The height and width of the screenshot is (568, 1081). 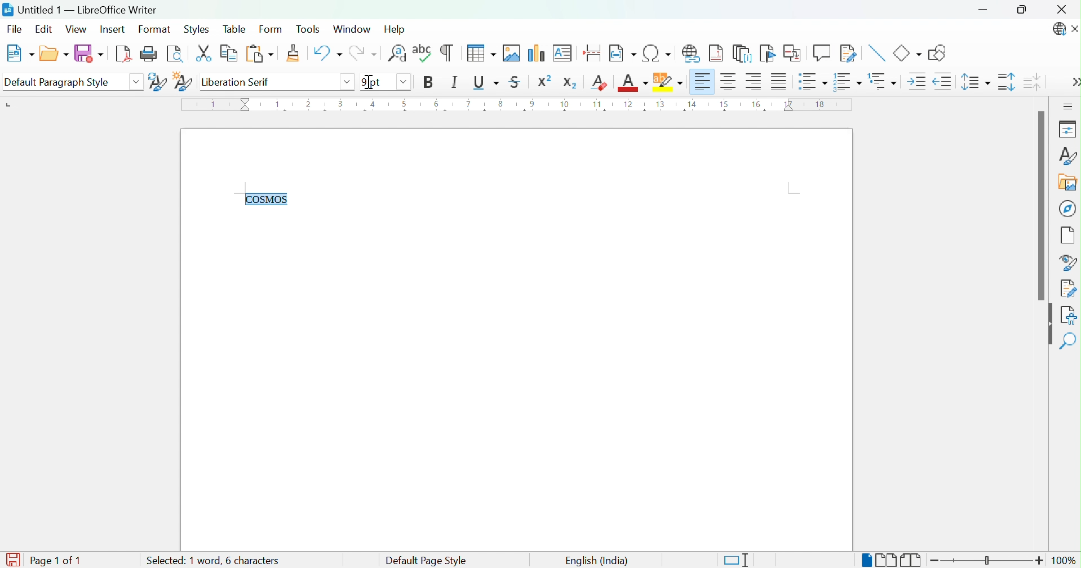 What do you see at coordinates (866, 561) in the screenshot?
I see `Single-page view` at bounding box center [866, 561].